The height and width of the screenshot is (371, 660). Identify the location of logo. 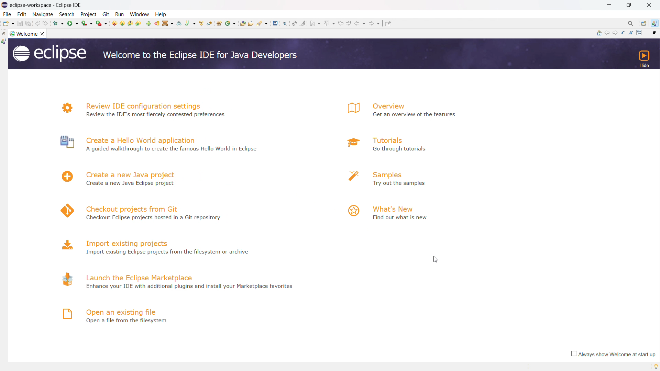
(352, 211).